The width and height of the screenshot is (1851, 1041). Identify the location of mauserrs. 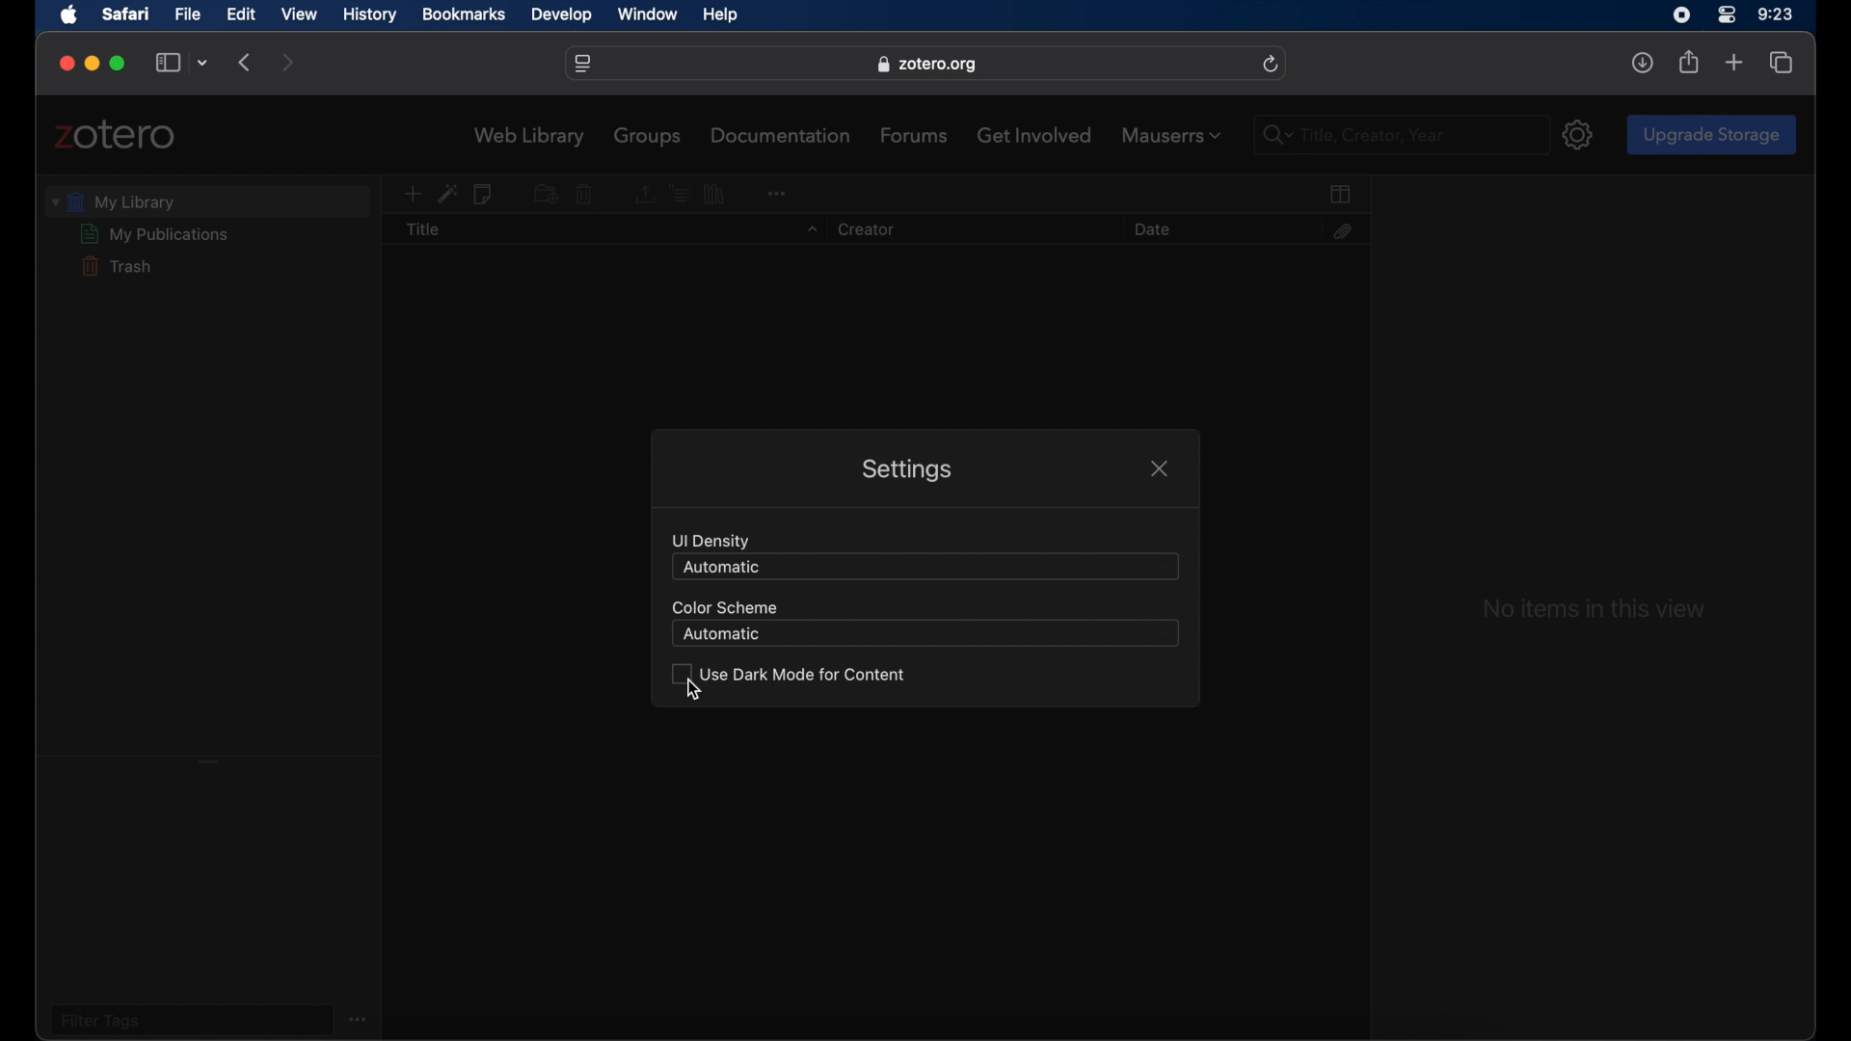
(1170, 135).